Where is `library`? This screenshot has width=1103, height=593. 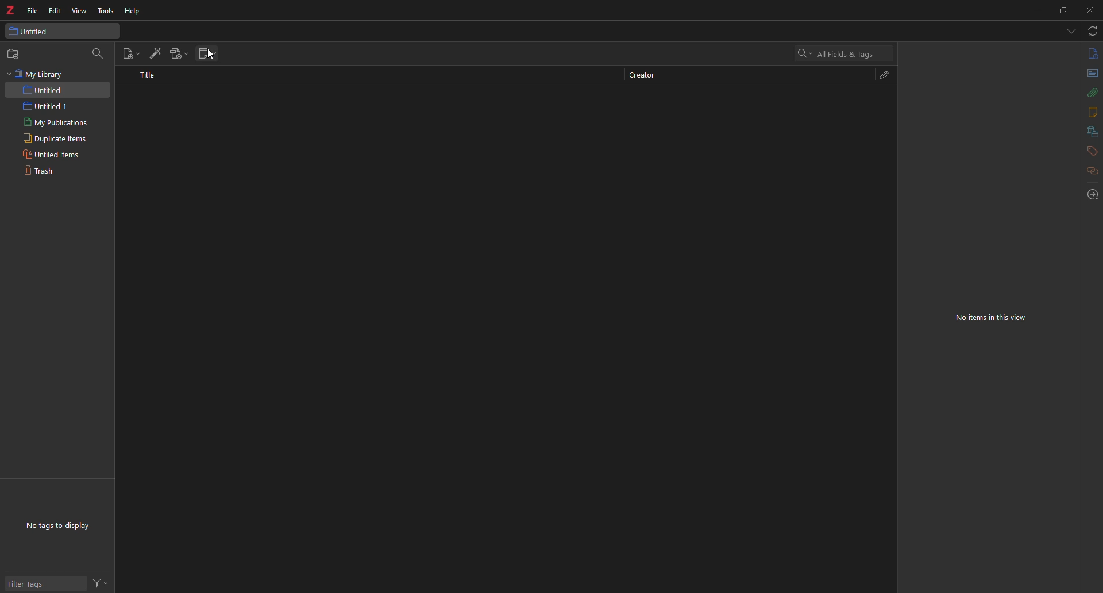
library is located at coordinates (1089, 131).